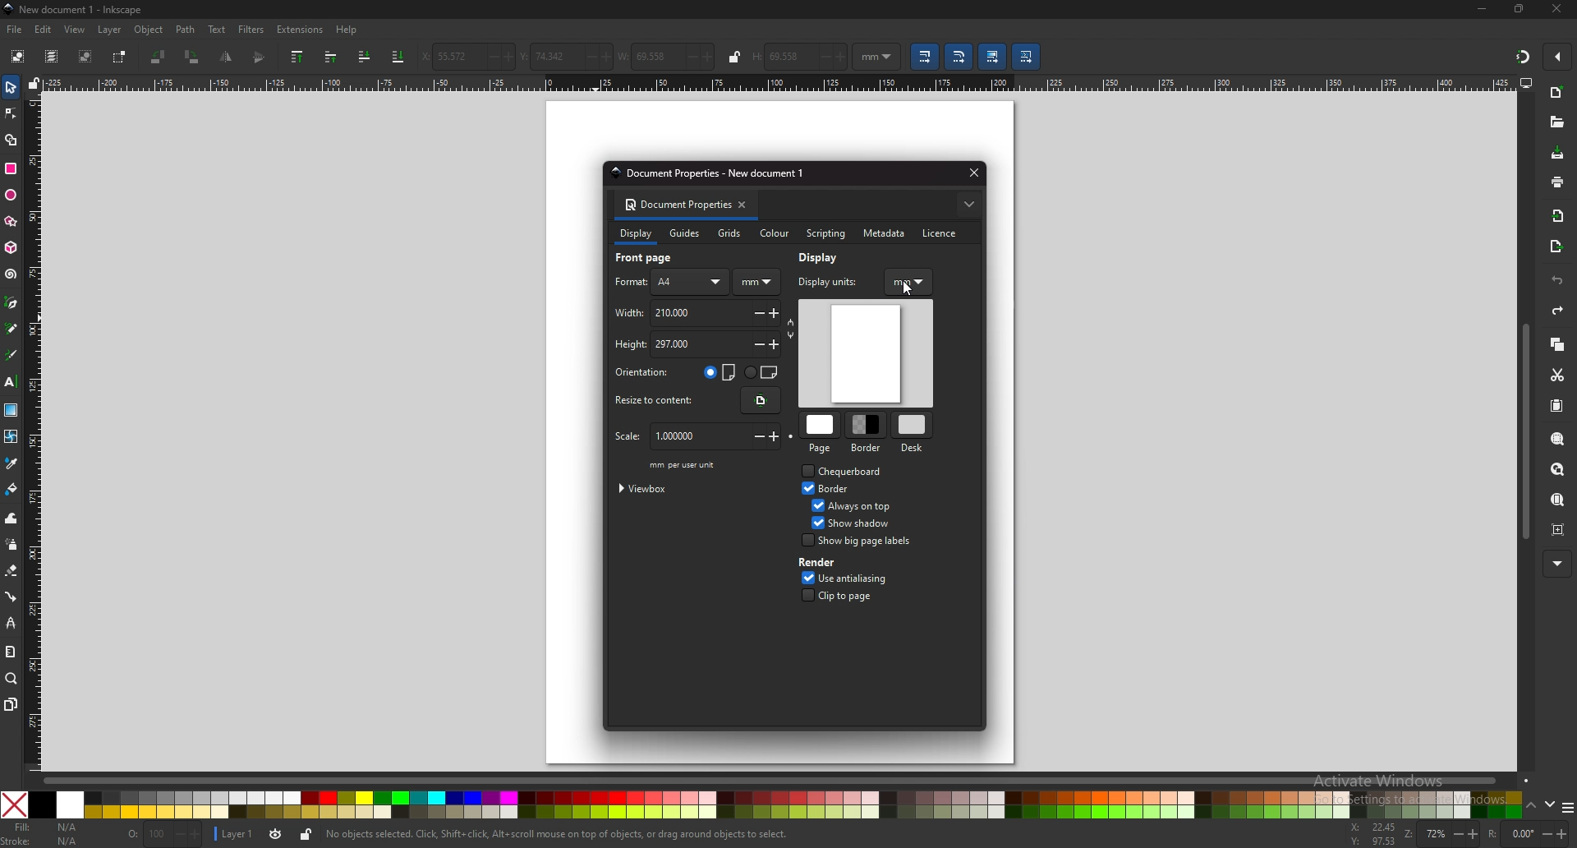 The width and height of the screenshot is (1577, 848). I want to click on cursor coordinates x-axis, so click(1370, 828).